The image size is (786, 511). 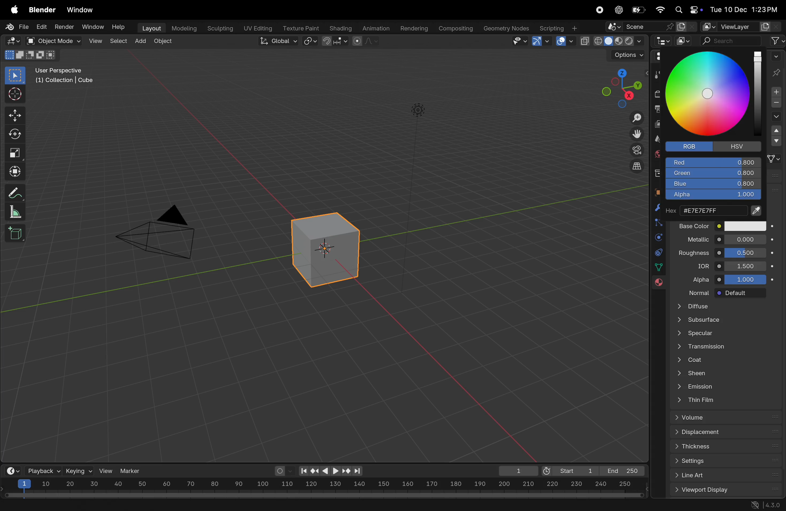 What do you see at coordinates (713, 173) in the screenshot?
I see `Green` at bounding box center [713, 173].